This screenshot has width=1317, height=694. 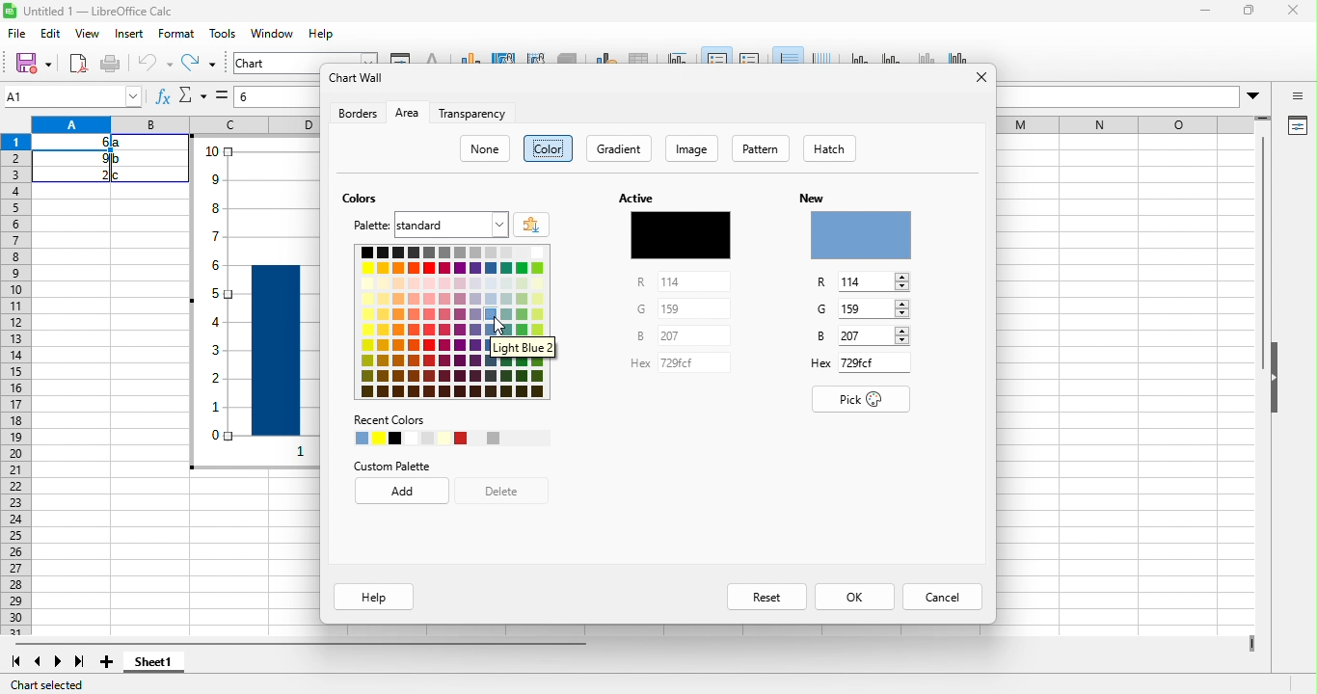 I want to click on colors, so click(x=365, y=199).